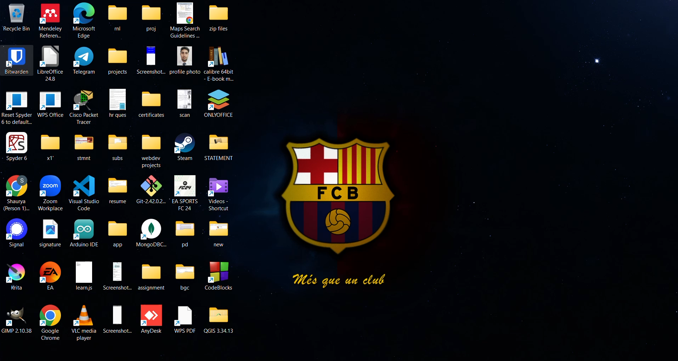 The width and height of the screenshot is (678, 361). Describe the element at coordinates (14, 233) in the screenshot. I see `Signal` at that location.